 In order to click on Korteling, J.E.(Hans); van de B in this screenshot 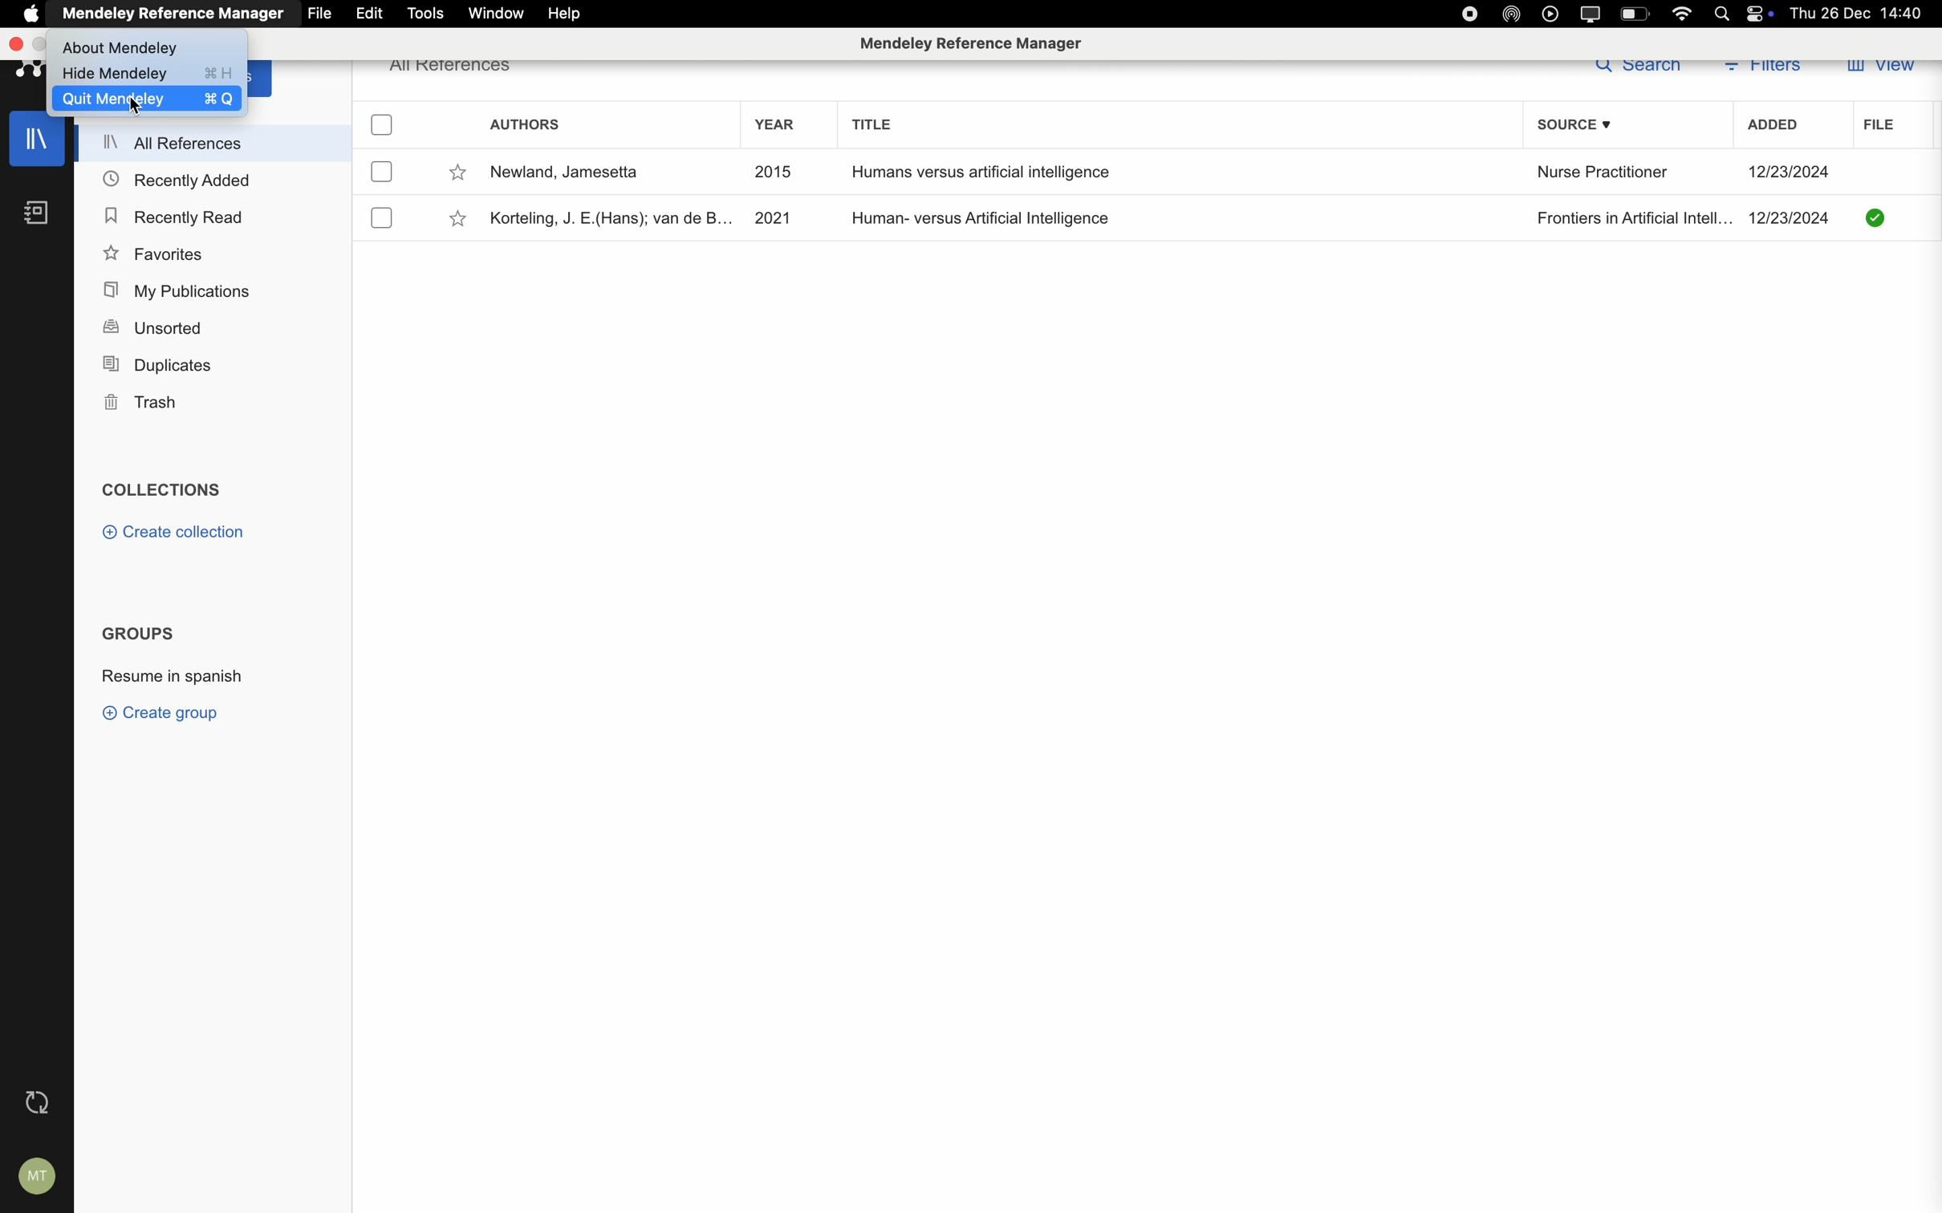, I will do `click(607, 220)`.